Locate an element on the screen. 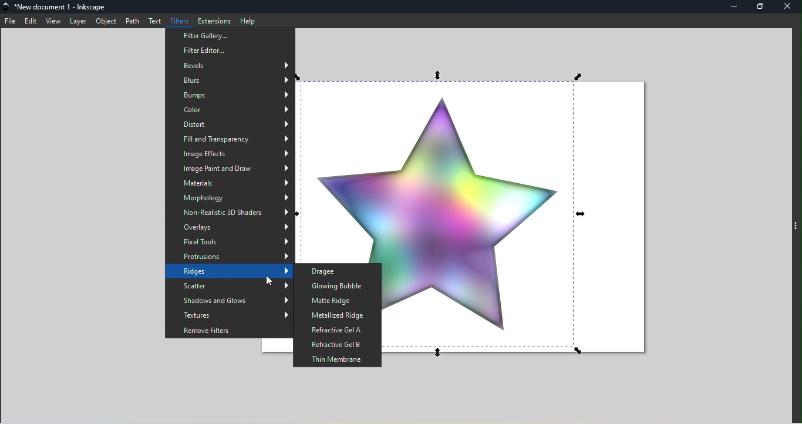 Image resolution: width=802 pixels, height=424 pixels. Remove Filters is located at coordinates (228, 331).